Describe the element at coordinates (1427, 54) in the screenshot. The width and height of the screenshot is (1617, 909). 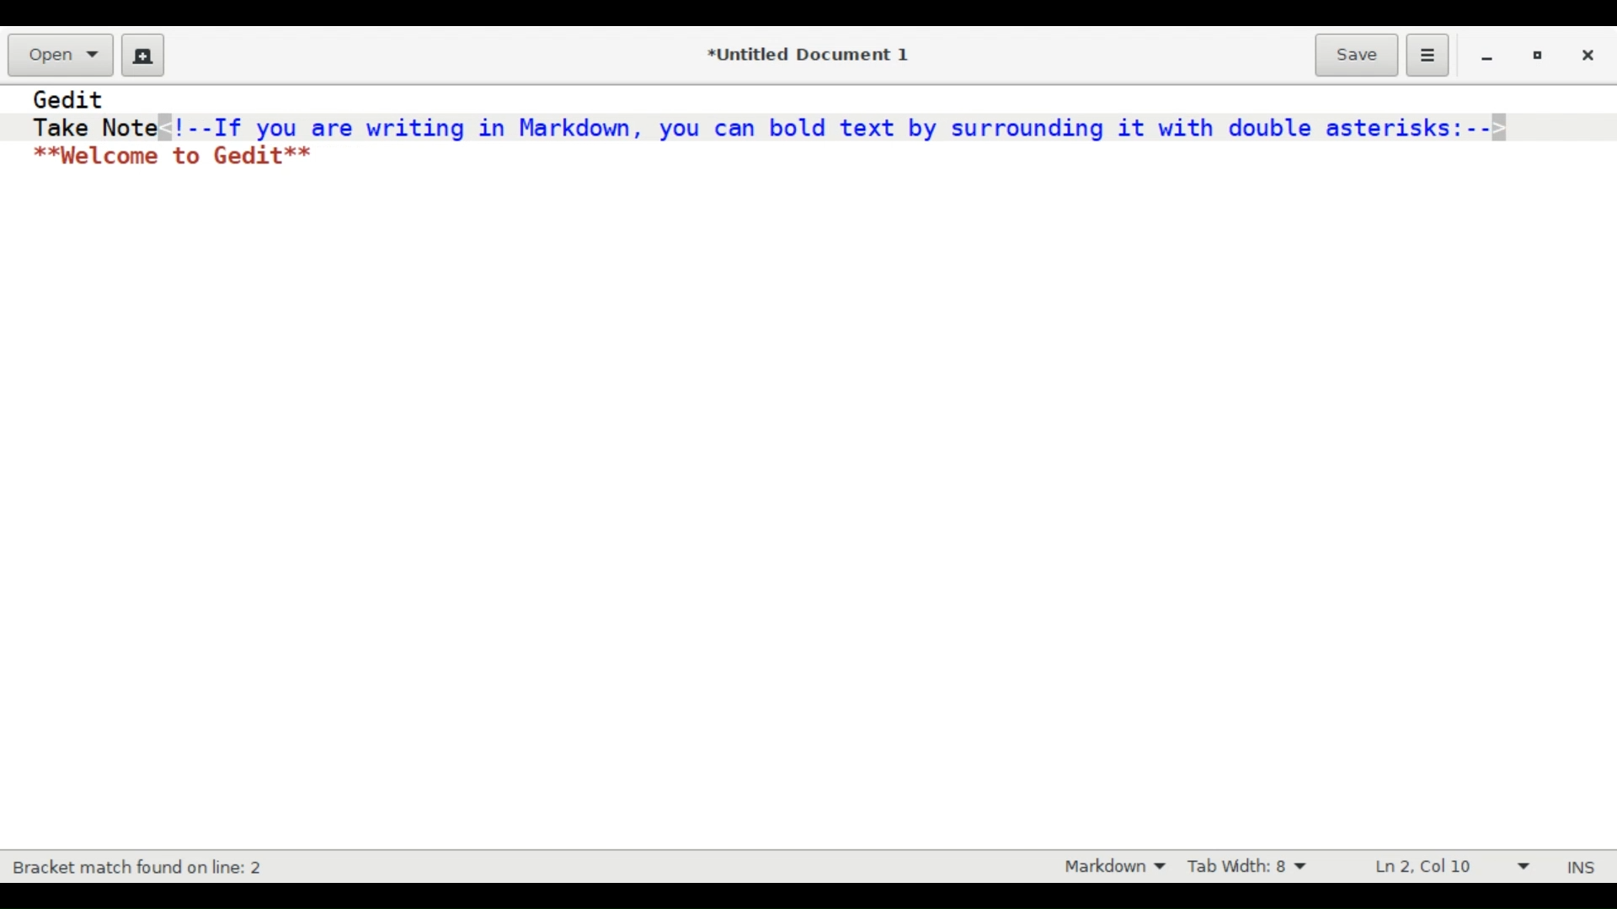
I see `Application menu` at that location.